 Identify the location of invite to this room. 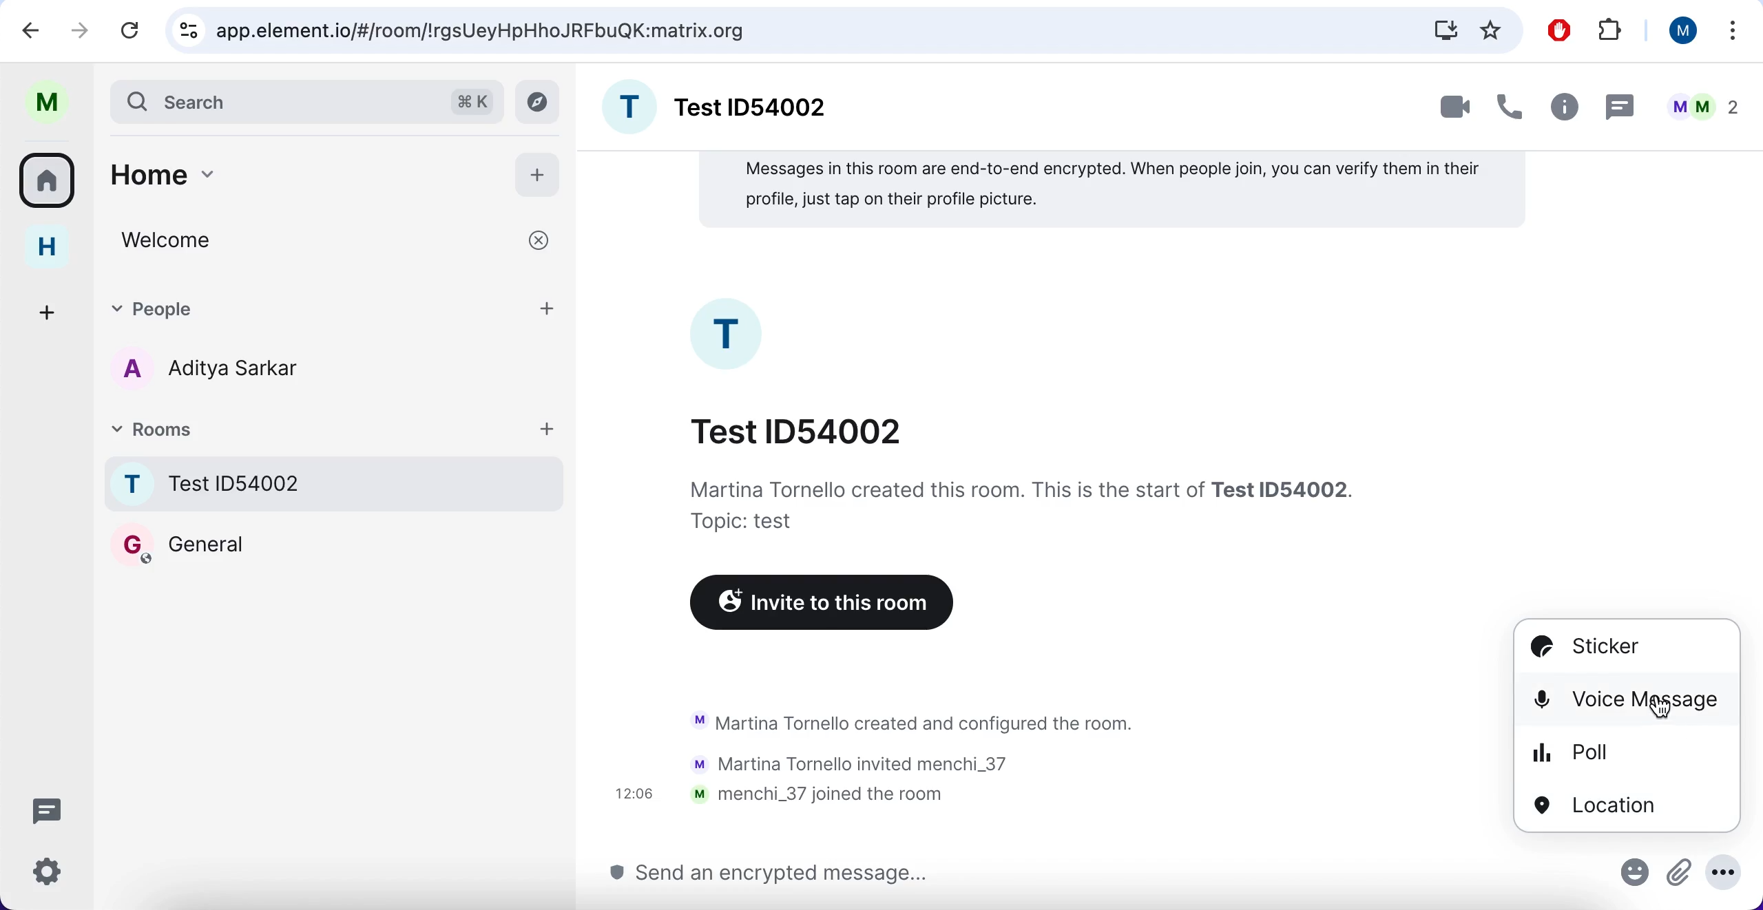
(816, 604).